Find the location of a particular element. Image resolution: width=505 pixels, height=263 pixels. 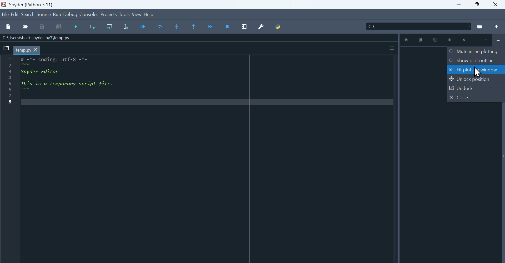

Maximize current window is located at coordinates (243, 26).